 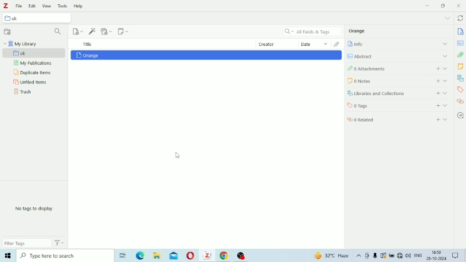 What do you see at coordinates (359, 256) in the screenshot?
I see `Show hidden icons` at bounding box center [359, 256].